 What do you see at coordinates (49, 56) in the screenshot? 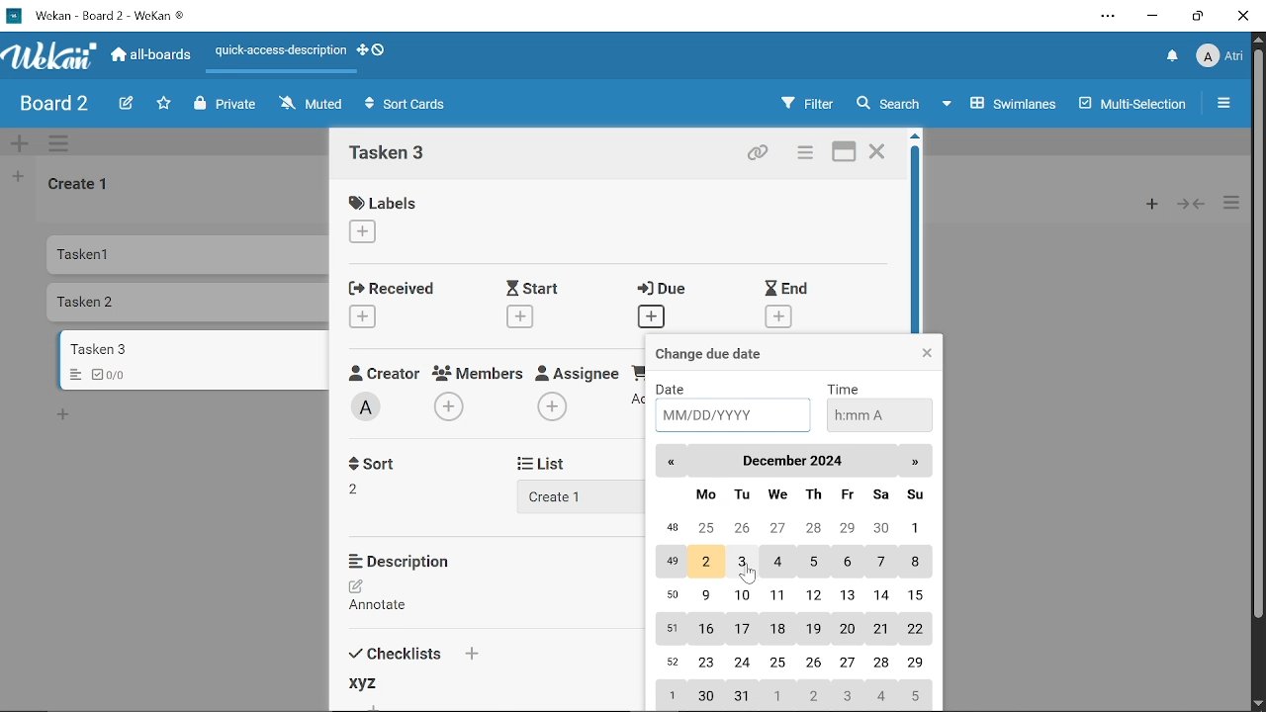
I see `Wekan logo` at bounding box center [49, 56].